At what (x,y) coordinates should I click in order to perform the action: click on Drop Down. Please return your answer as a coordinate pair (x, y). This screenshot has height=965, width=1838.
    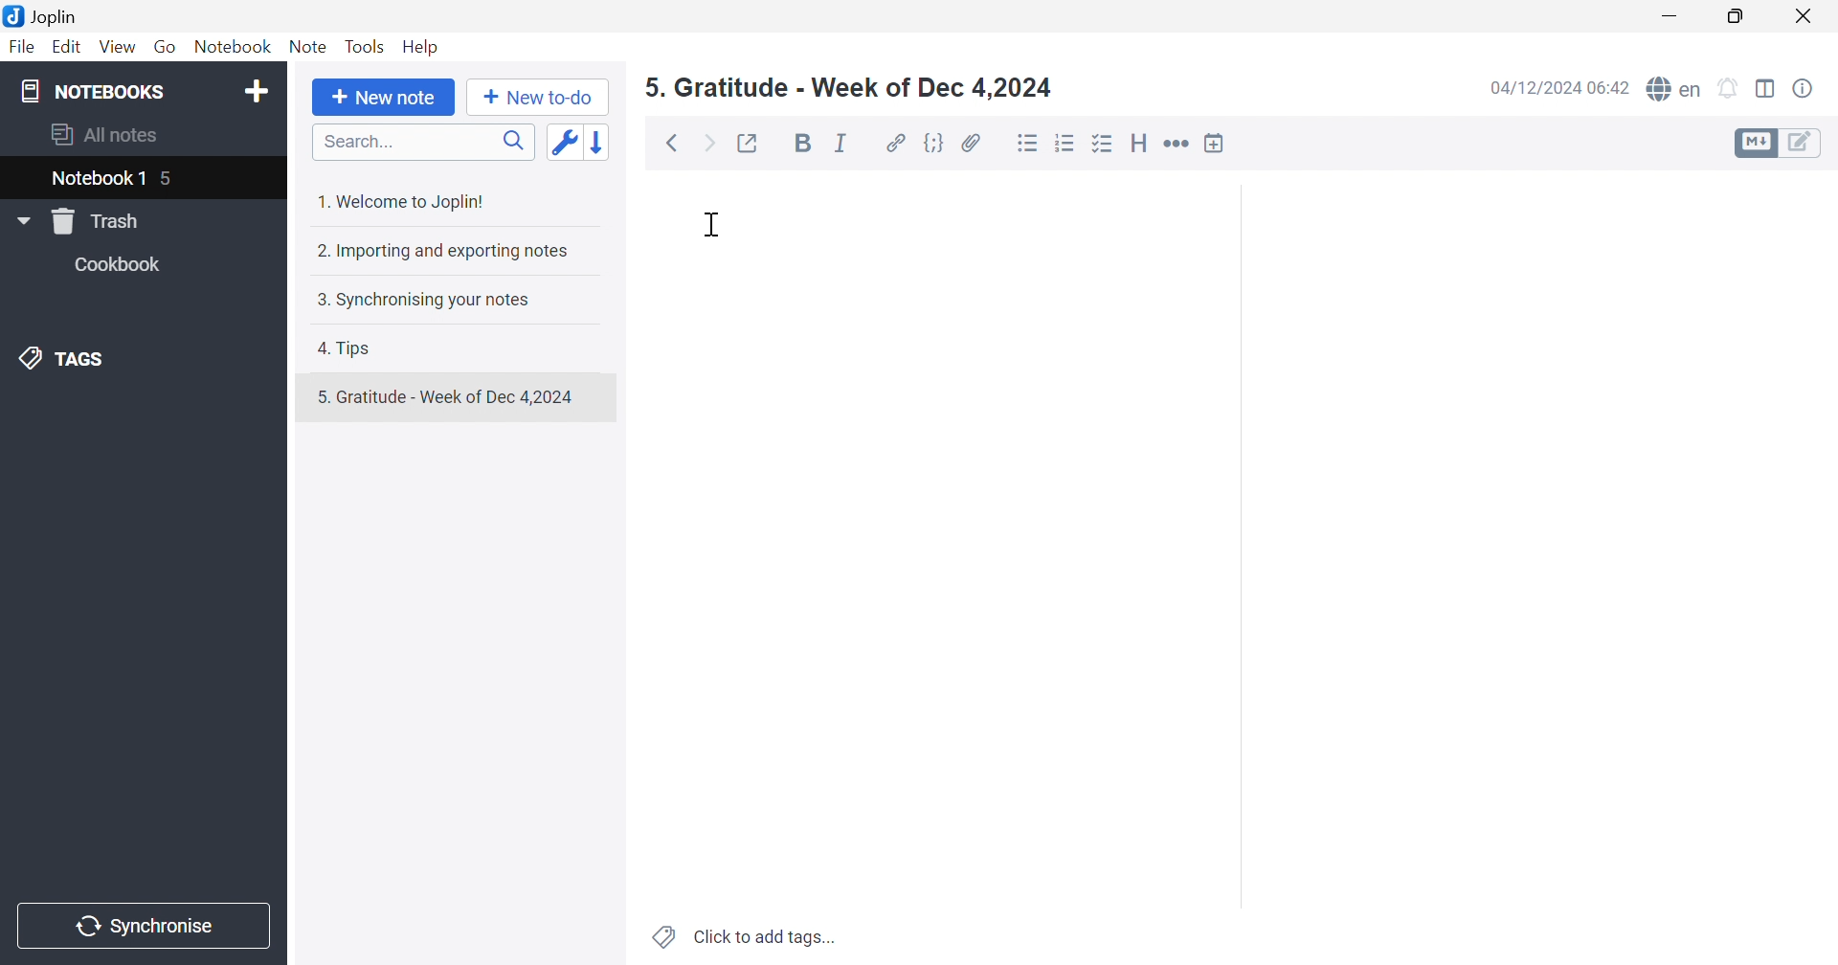
    Looking at the image, I should click on (22, 220).